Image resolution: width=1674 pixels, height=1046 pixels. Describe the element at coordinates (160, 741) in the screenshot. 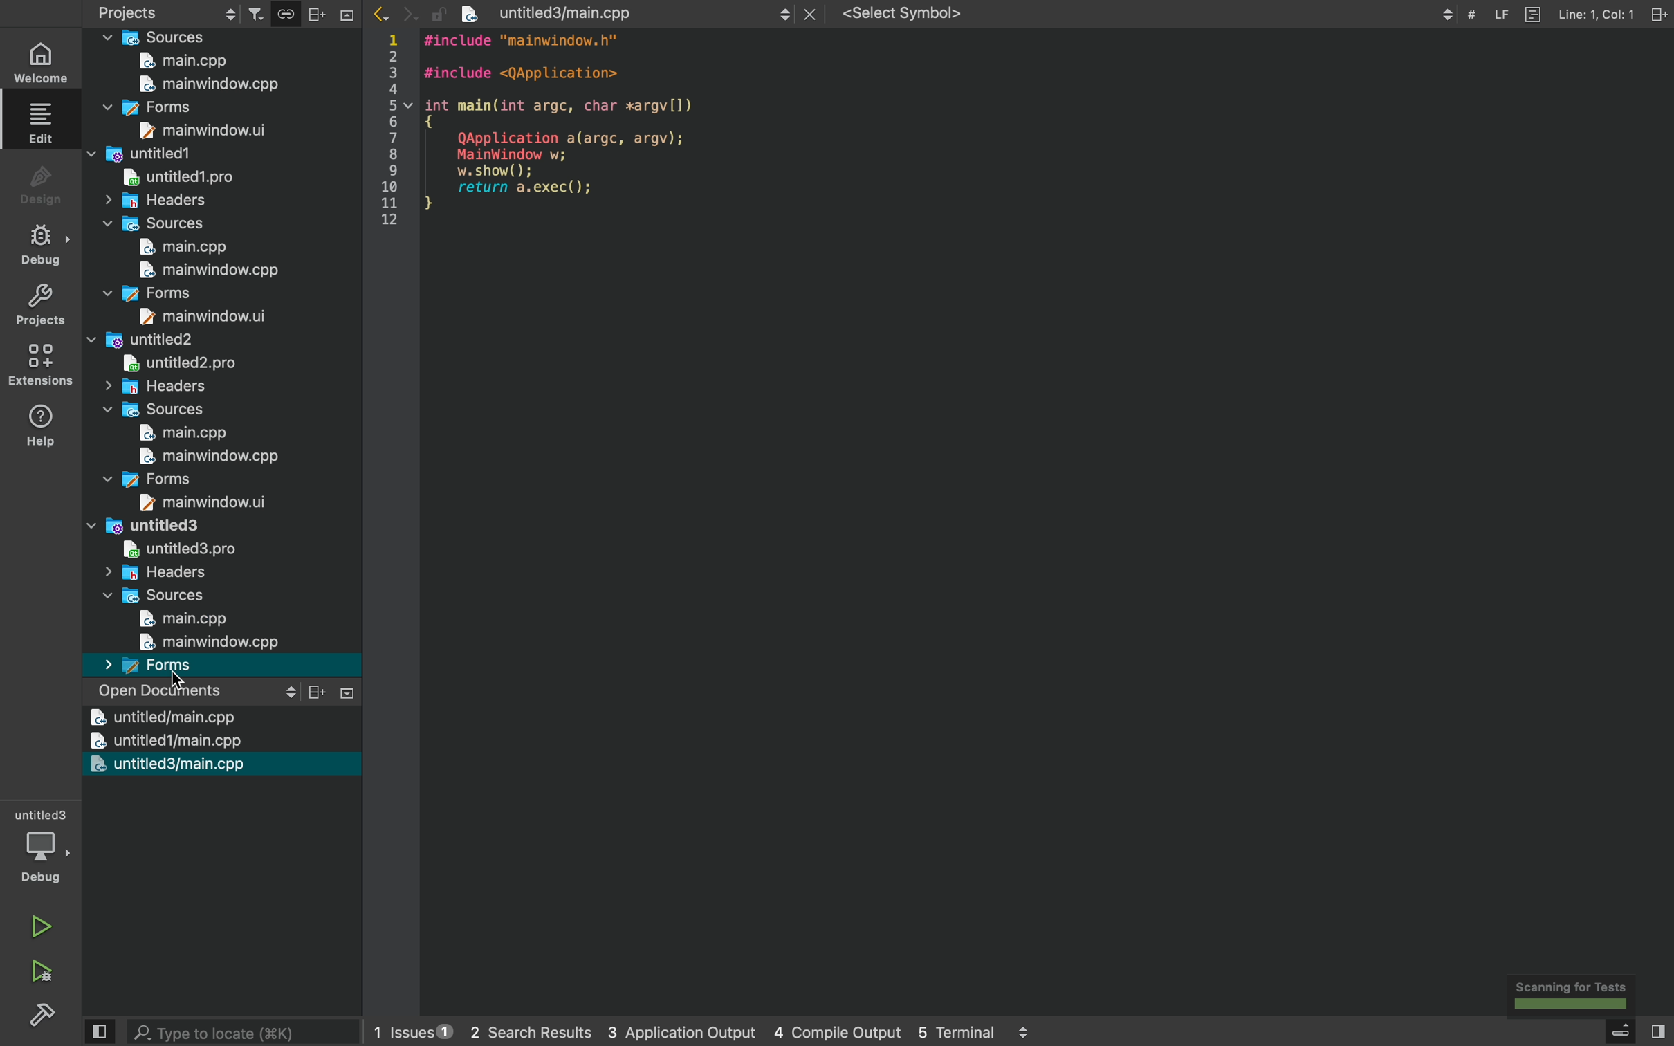

I see `untitled` at that location.